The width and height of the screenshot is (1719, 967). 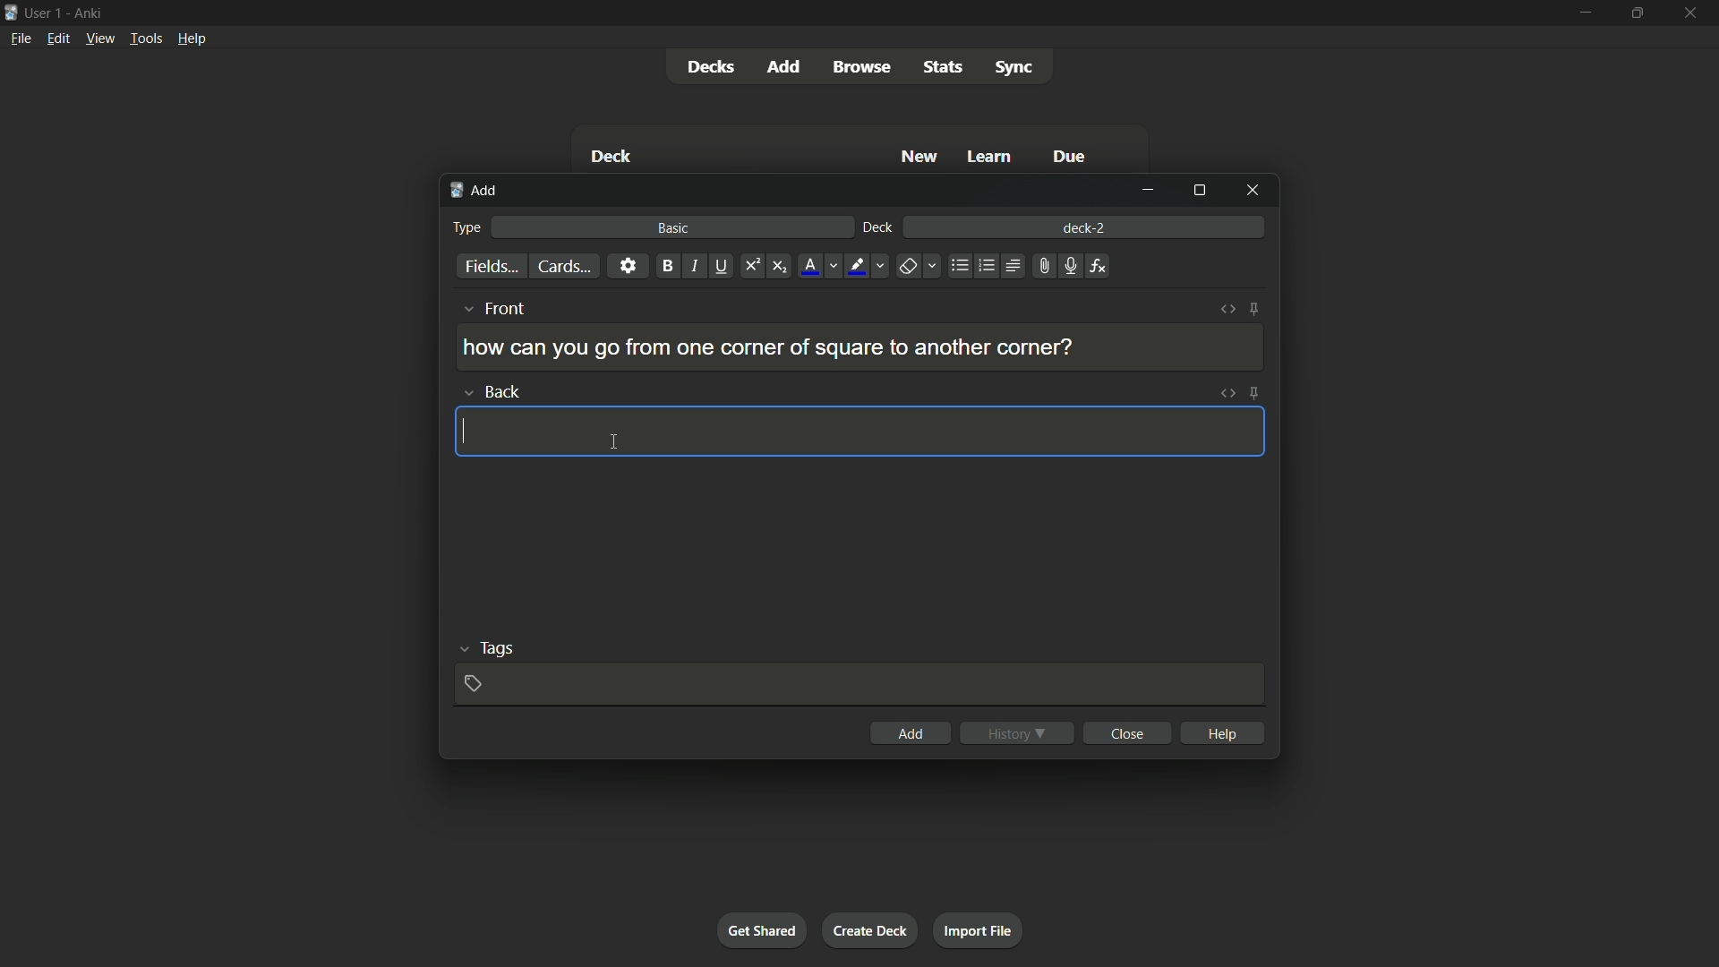 I want to click on close, so click(x=1126, y=733).